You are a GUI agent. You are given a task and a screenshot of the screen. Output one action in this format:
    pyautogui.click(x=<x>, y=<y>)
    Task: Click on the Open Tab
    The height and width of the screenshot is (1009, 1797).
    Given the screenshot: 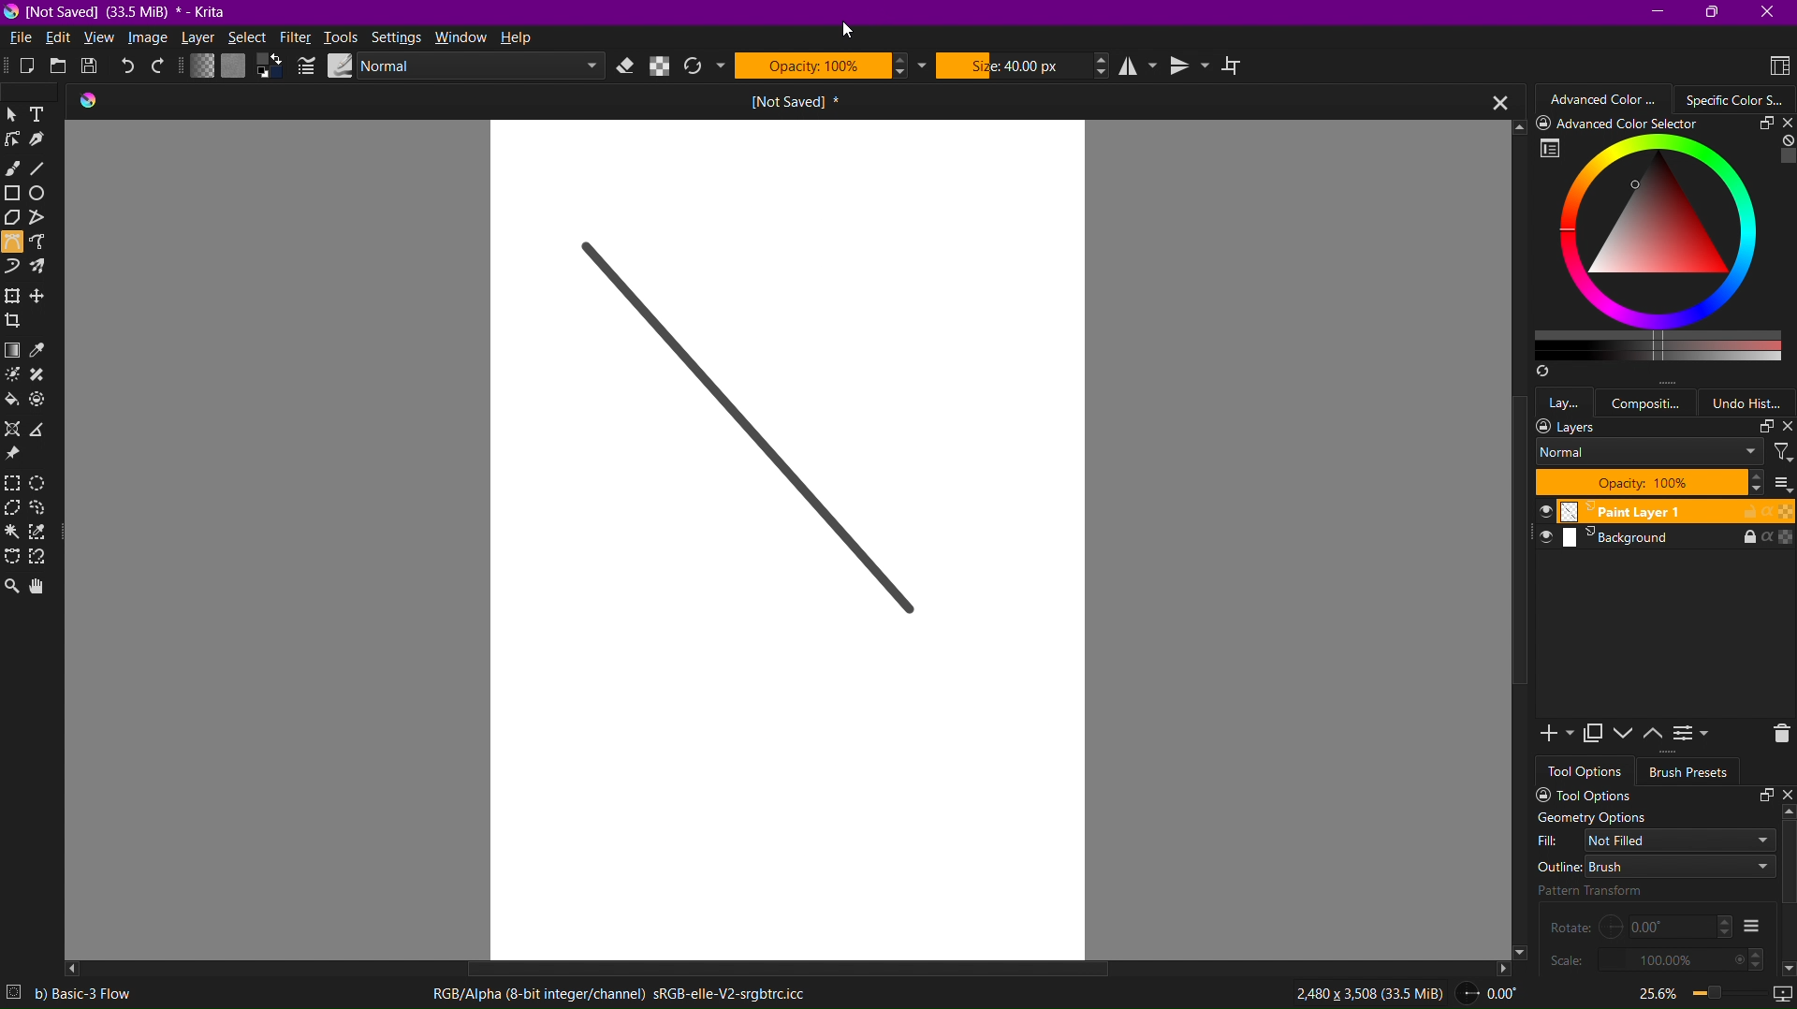 What is the action you would take?
    pyautogui.click(x=734, y=101)
    